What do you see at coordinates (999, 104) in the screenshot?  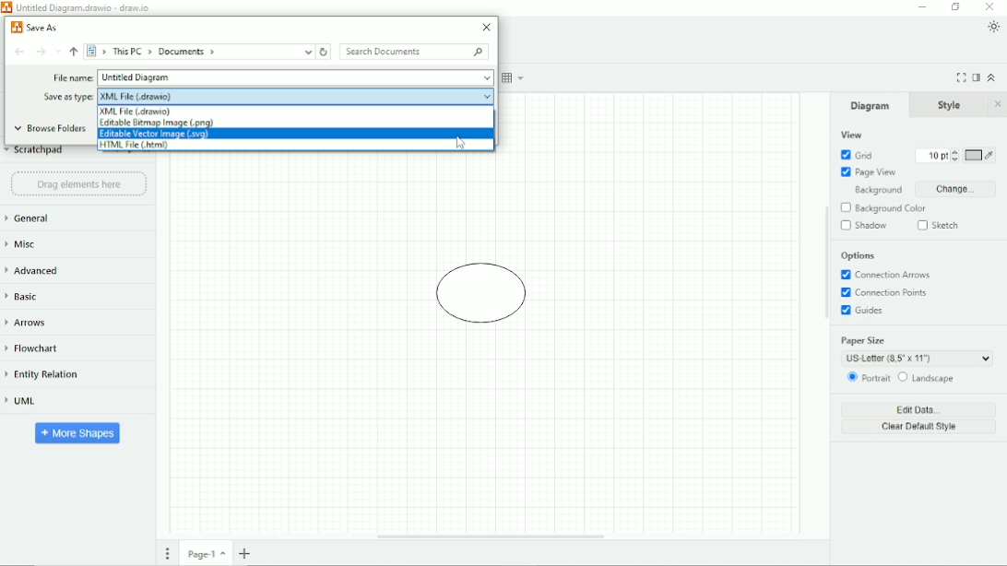 I see `Close` at bounding box center [999, 104].